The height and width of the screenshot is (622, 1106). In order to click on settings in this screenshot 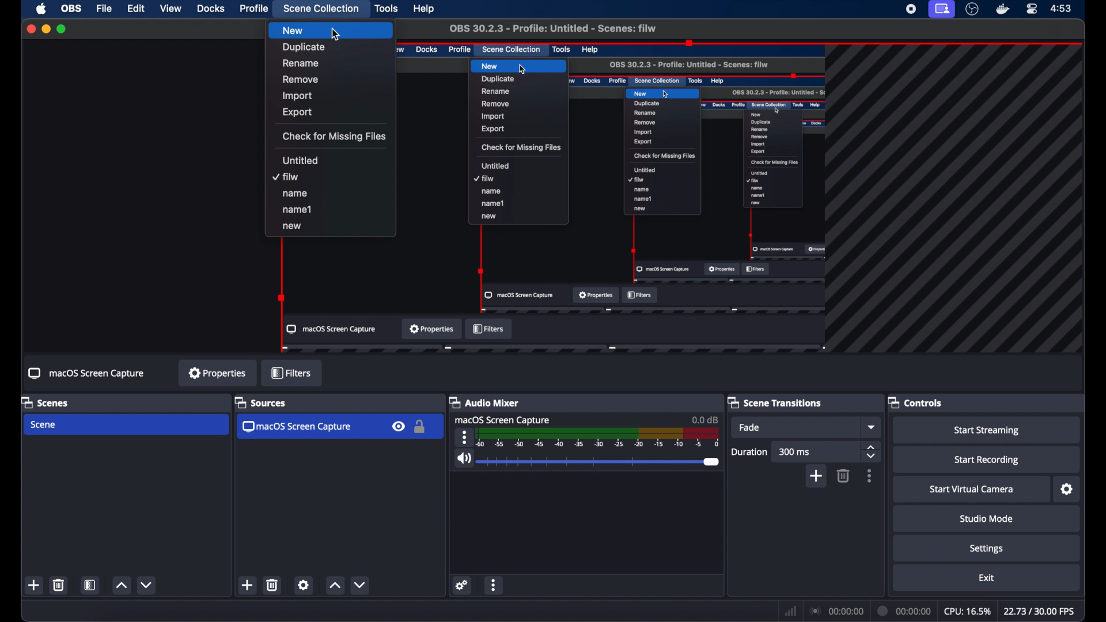, I will do `click(1067, 488)`.